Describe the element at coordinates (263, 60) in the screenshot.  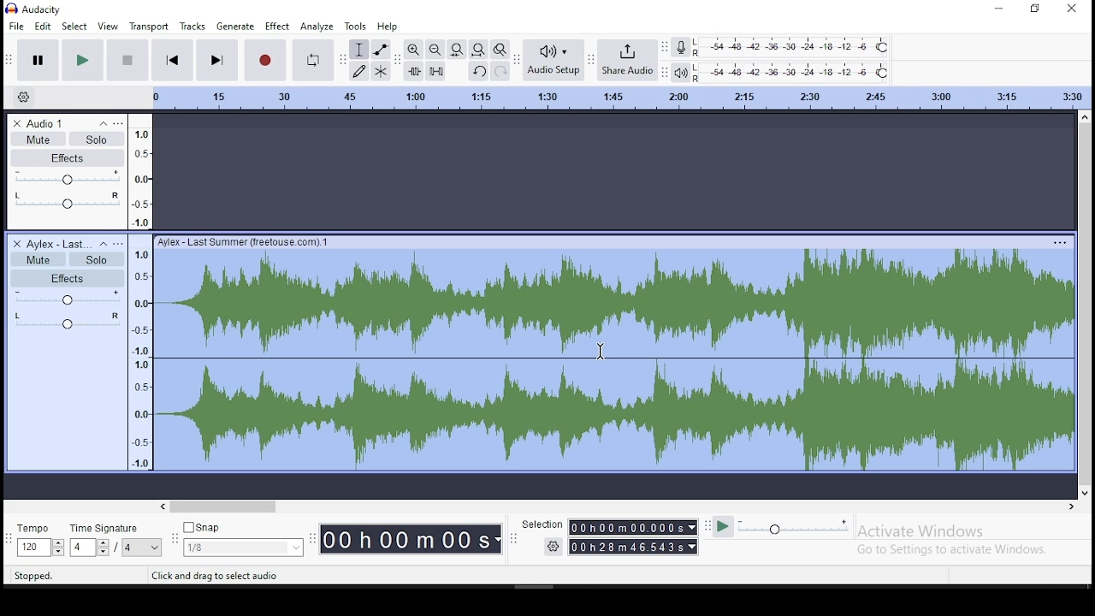
I see `stop recording` at that location.